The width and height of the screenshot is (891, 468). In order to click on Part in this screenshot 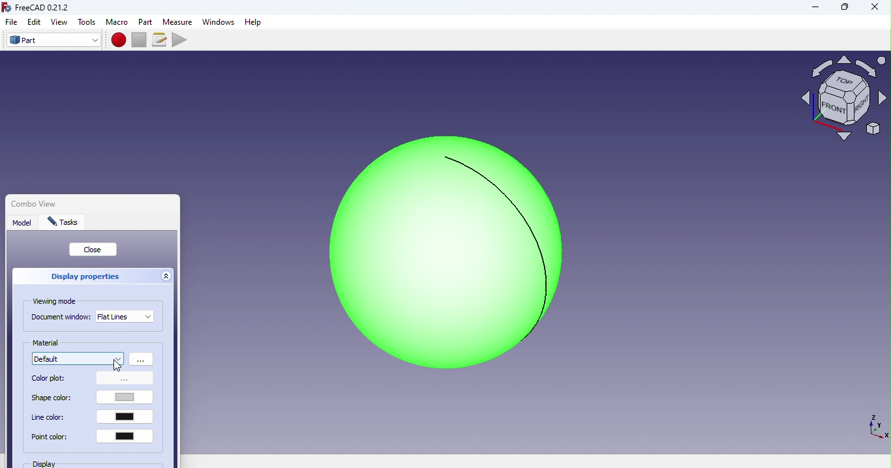, I will do `click(147, 22)`.